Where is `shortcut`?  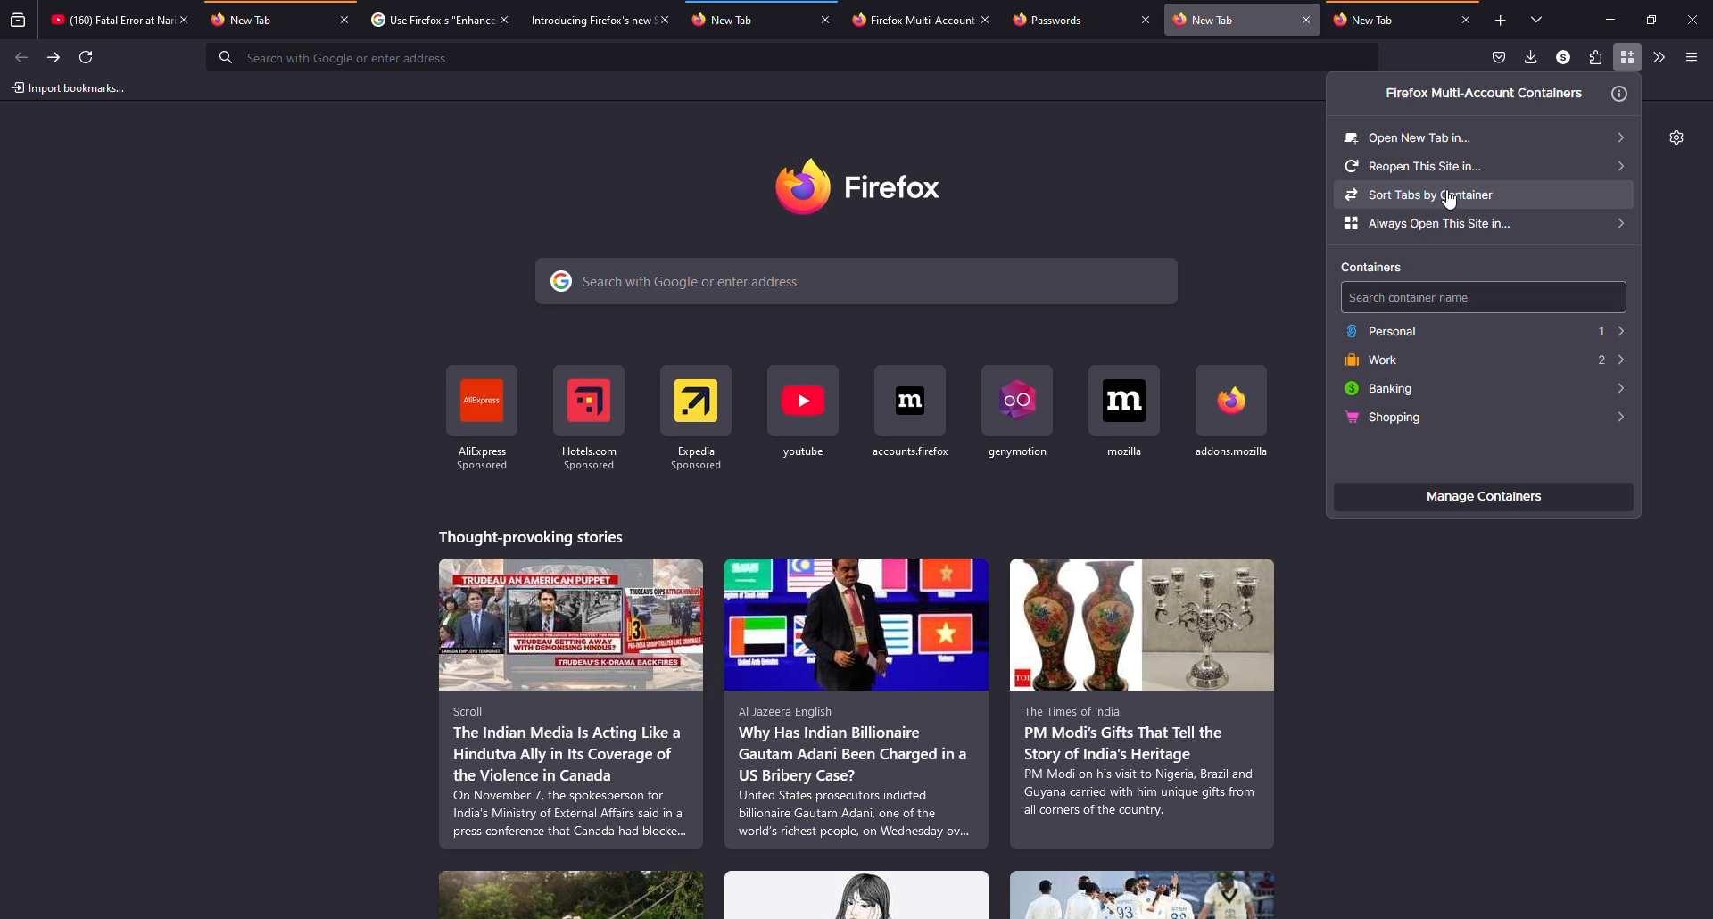 shortcut is located at coordinates (913, 411).